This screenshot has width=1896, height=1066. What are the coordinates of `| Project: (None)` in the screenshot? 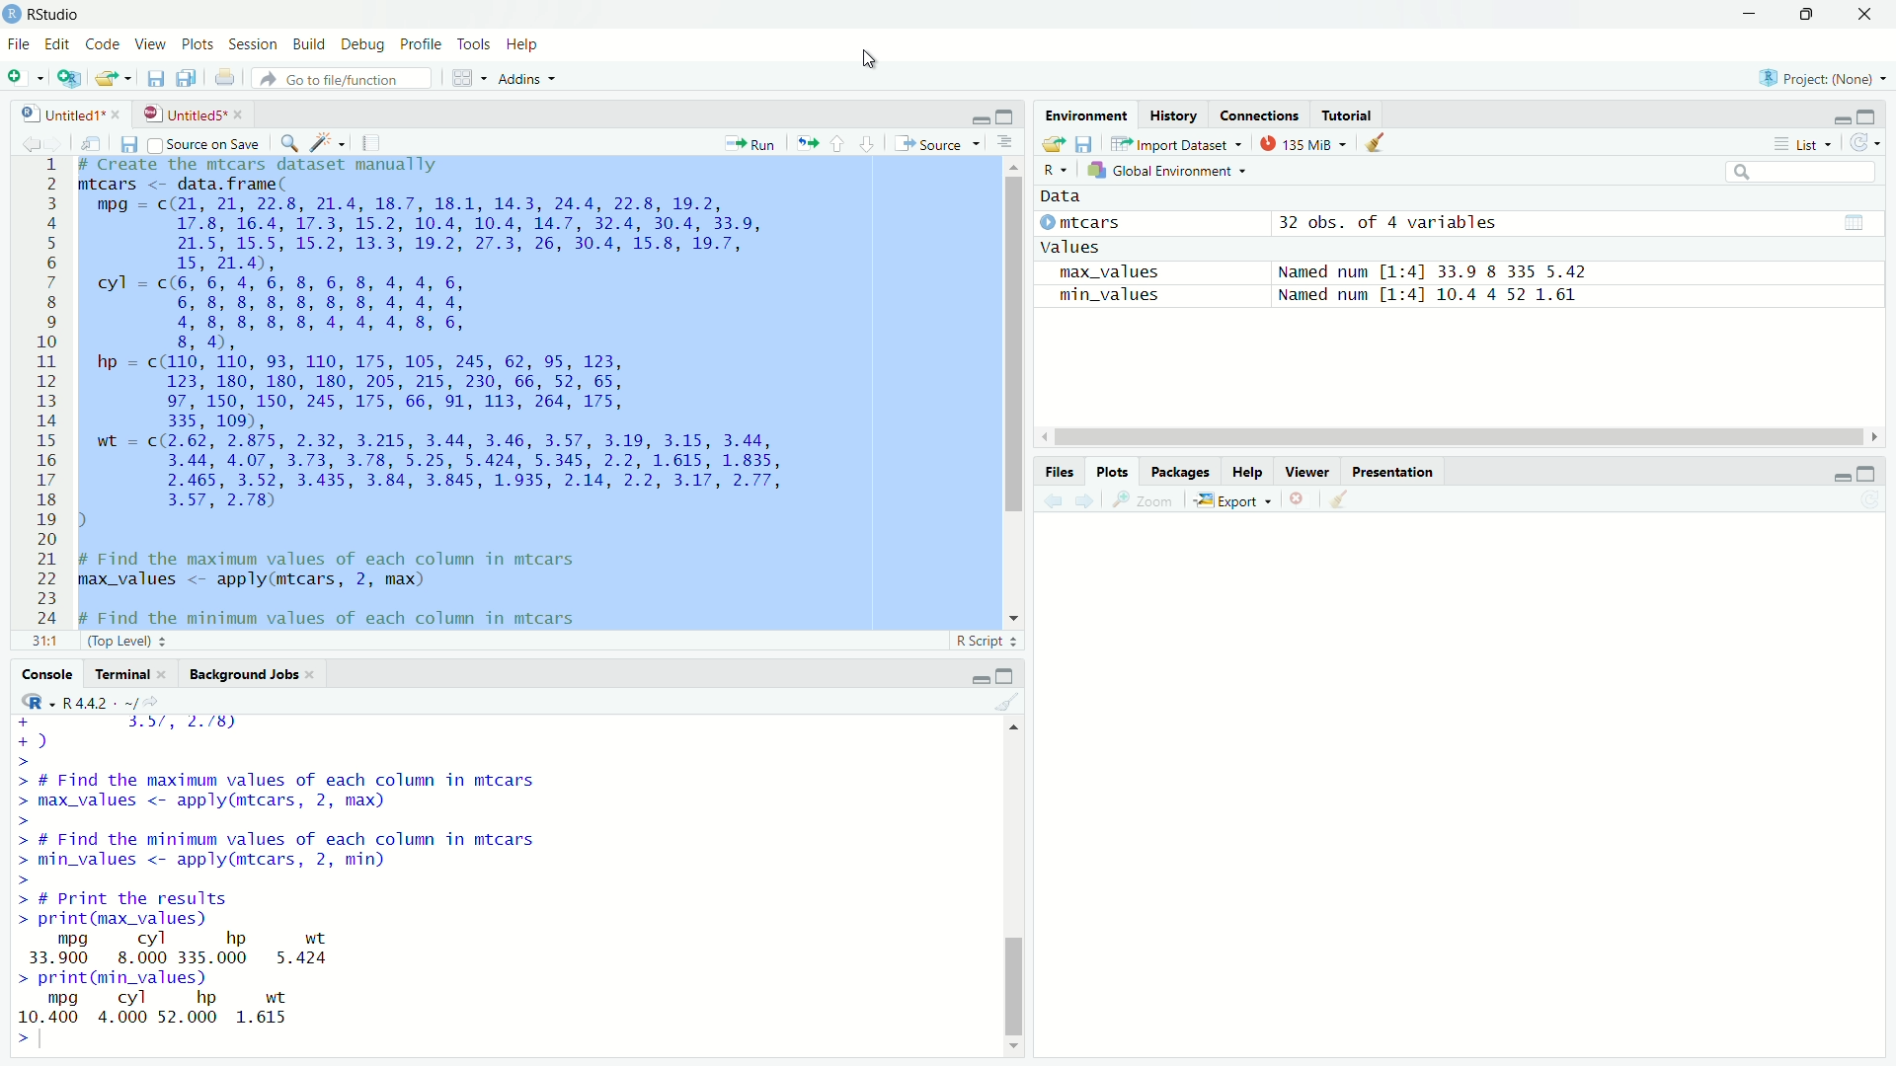 It's located at (1819, 77).